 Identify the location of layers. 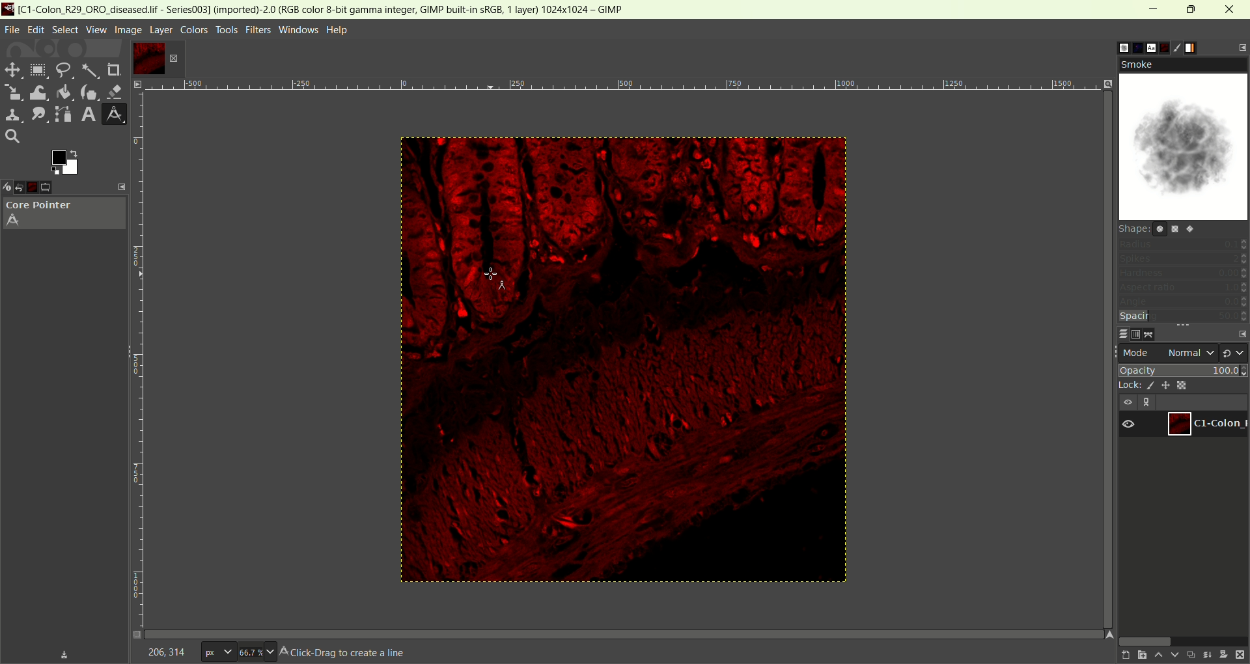
(1118, 333).